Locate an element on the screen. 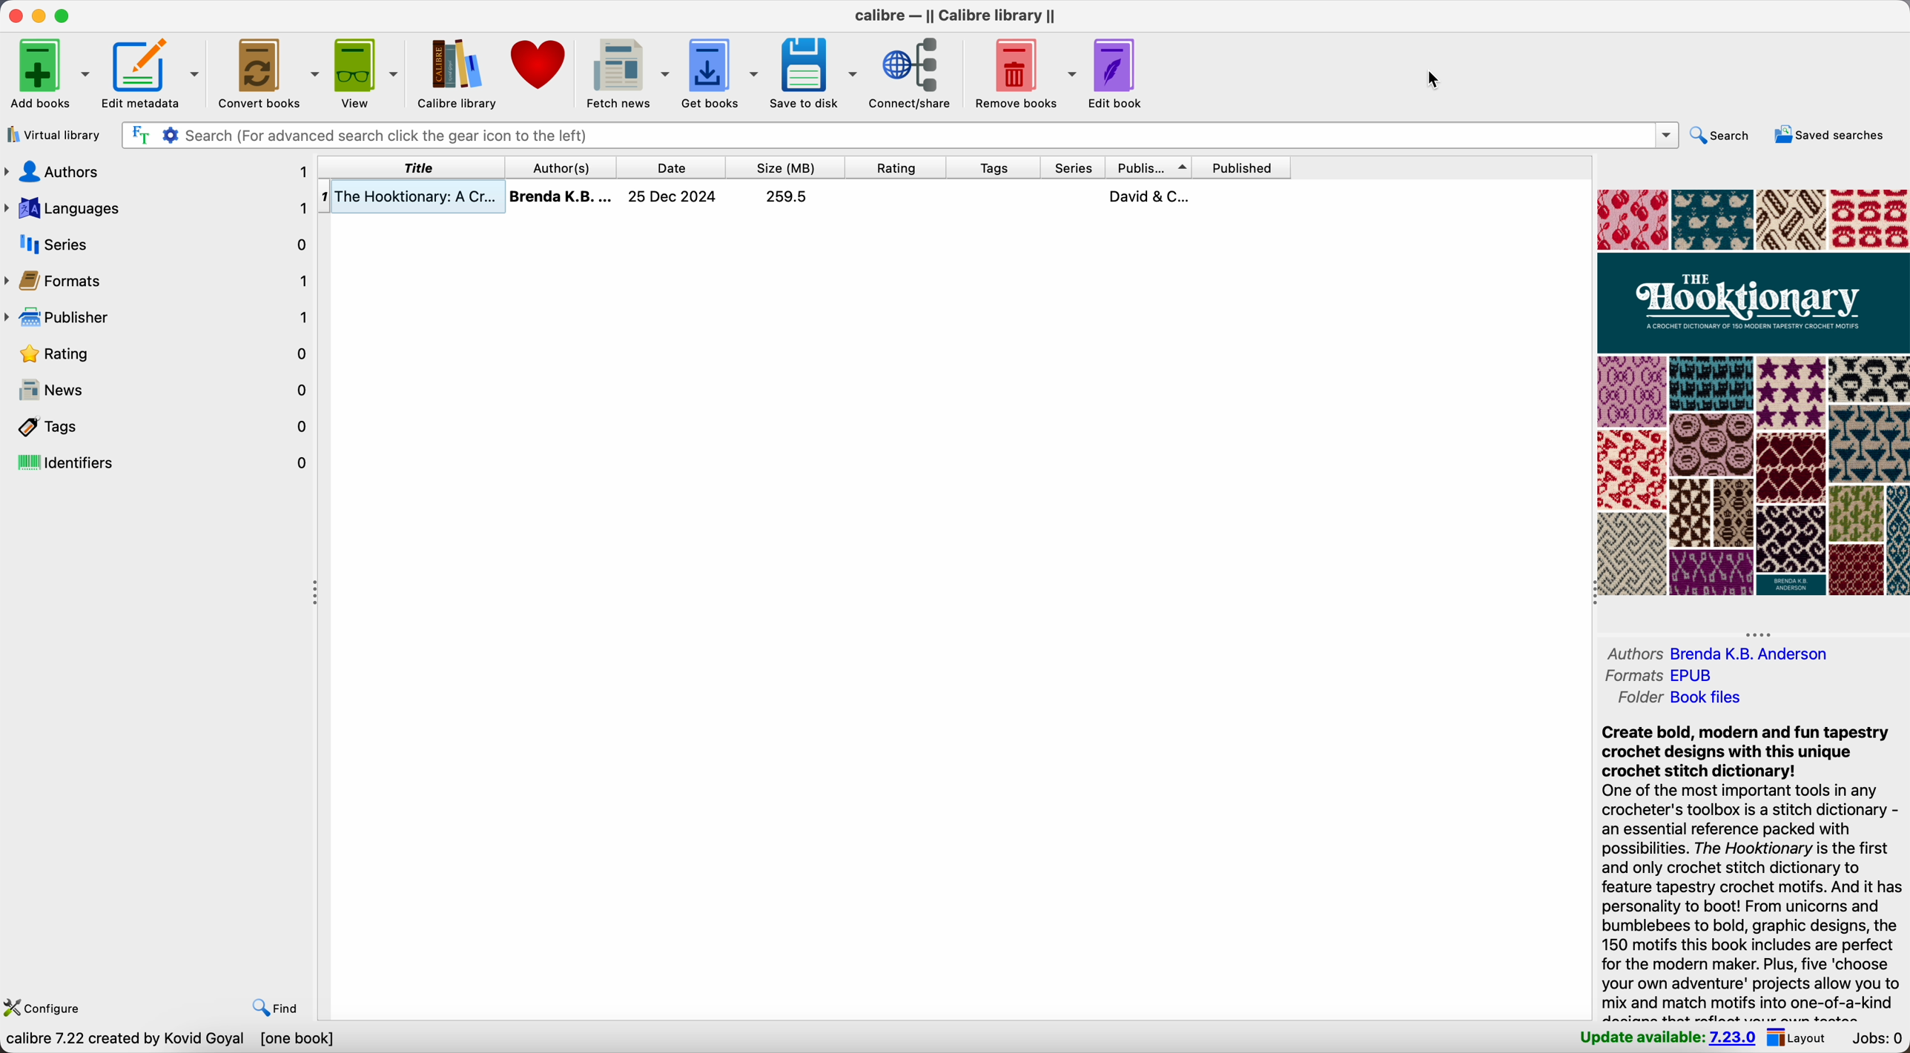 The width and height of the screenshot is (1910, 1053). connect/share is located at coordinates (914, 73).